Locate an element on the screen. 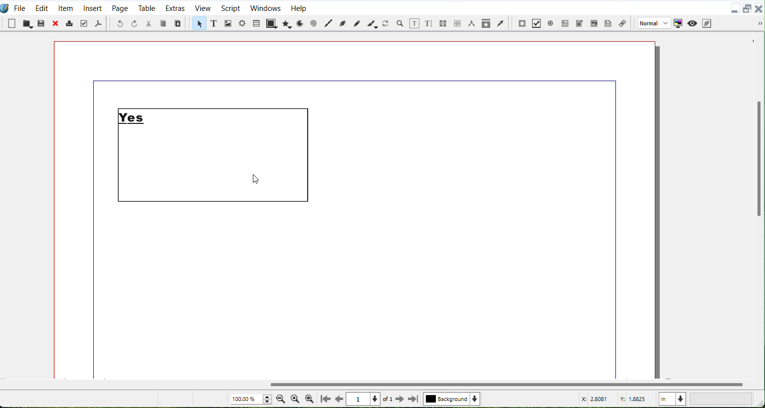 The width and height of the screenshot is (765, 408). Close is located at coordinates (56, 23).